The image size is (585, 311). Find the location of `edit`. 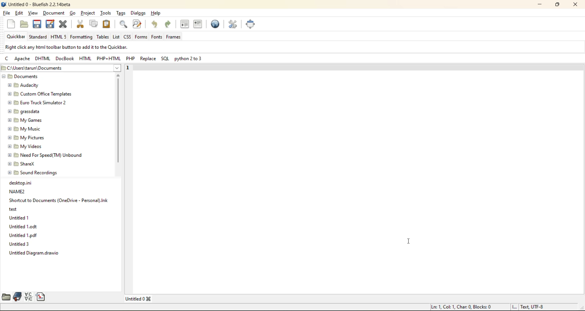

edit is located at coordinates (19, 13).